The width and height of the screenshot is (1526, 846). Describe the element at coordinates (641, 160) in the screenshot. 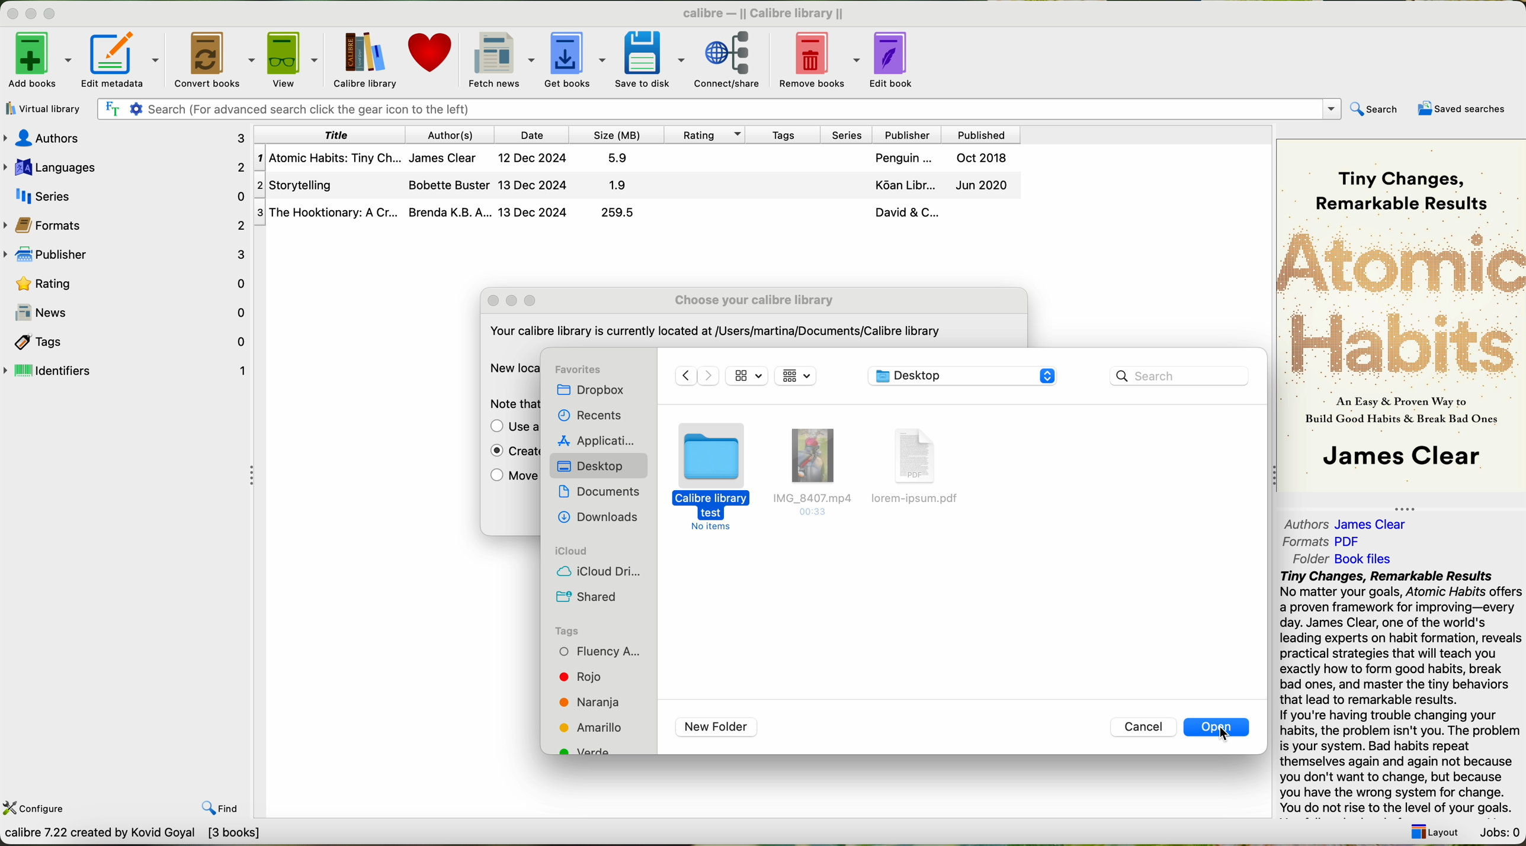

I see `First Book Atomic Habits` at that location.